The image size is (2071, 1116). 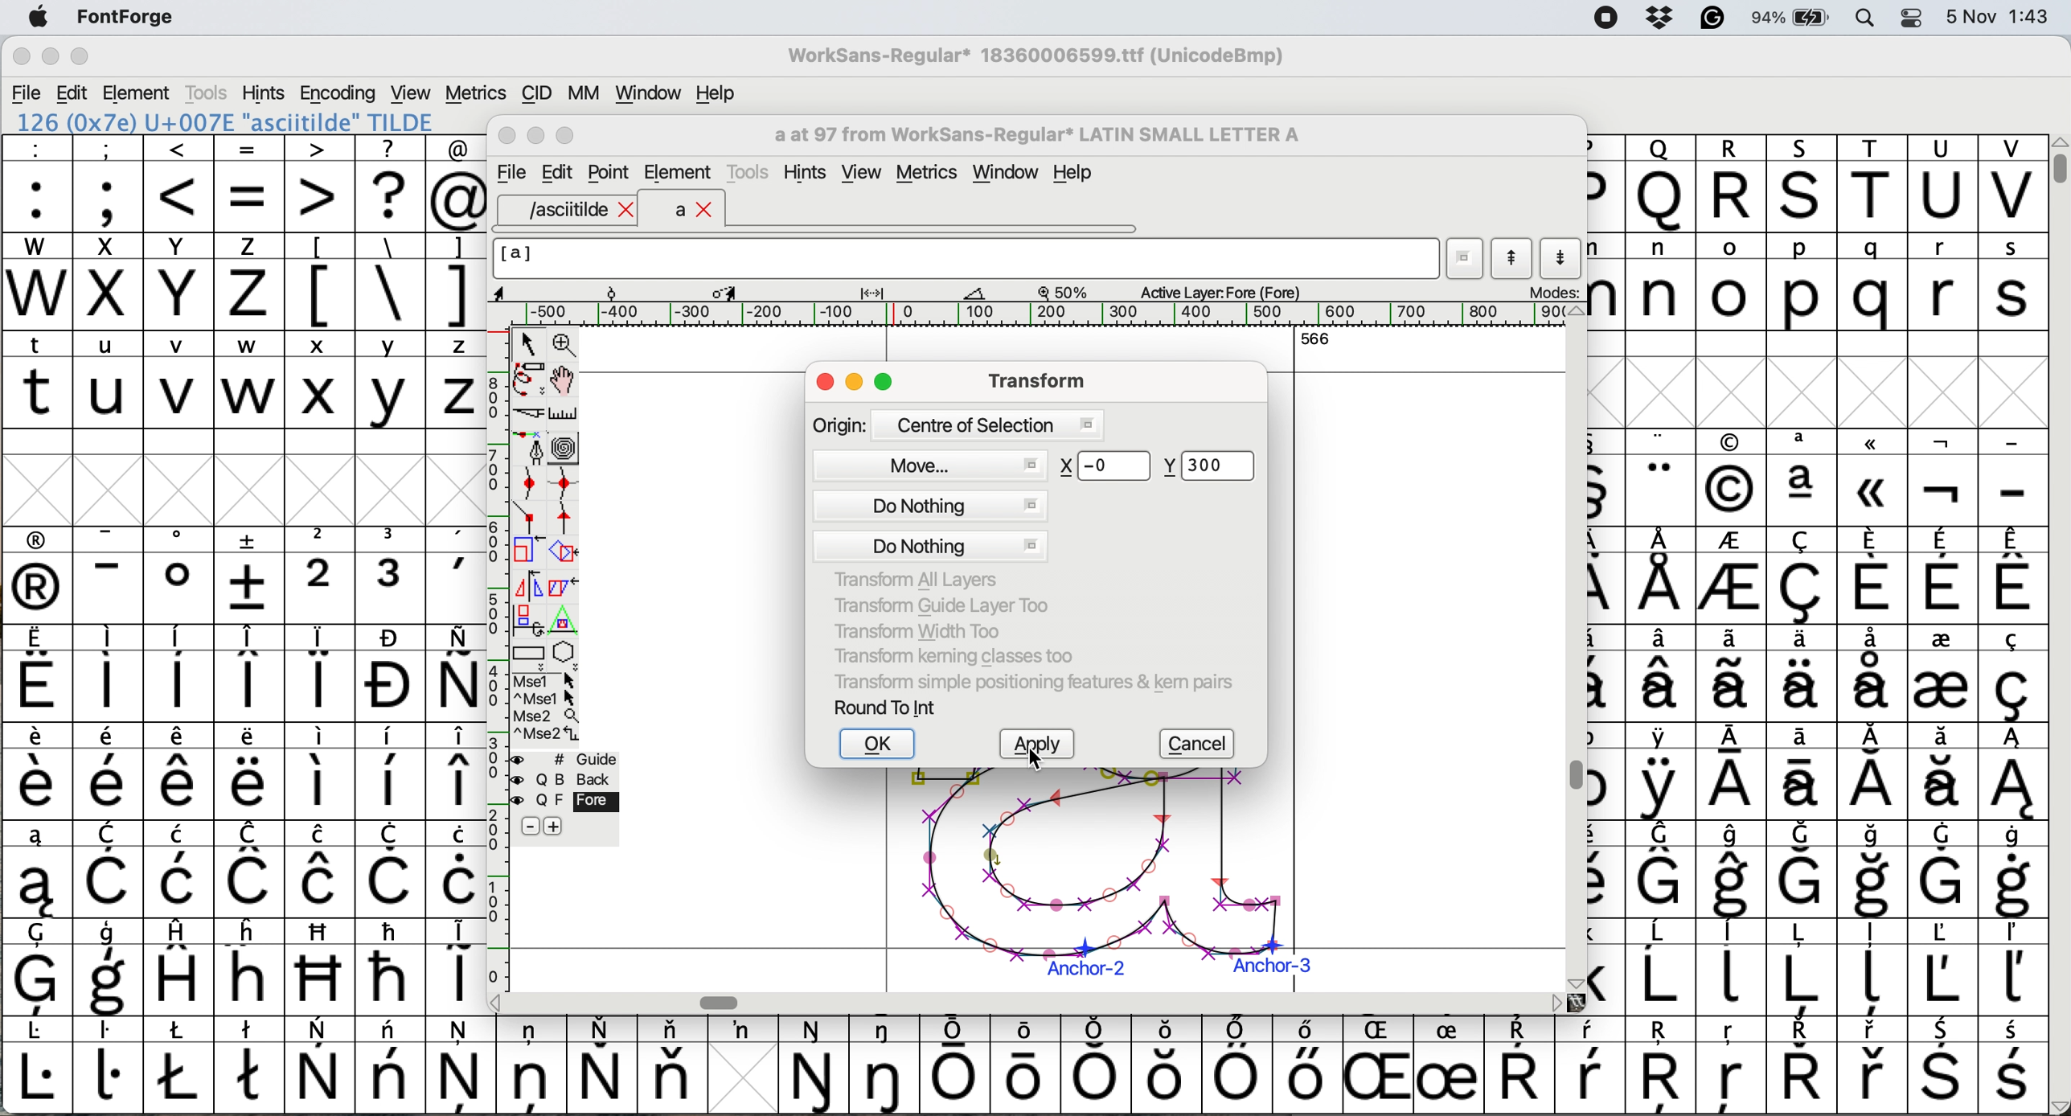 What do you see at coordinates (251, 184) in the screenshot?
I see `=` at bounding box center [251, 184].